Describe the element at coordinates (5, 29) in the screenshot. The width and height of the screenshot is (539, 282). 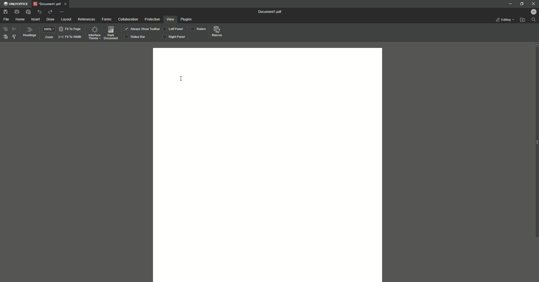
I see `Copy` at that location.